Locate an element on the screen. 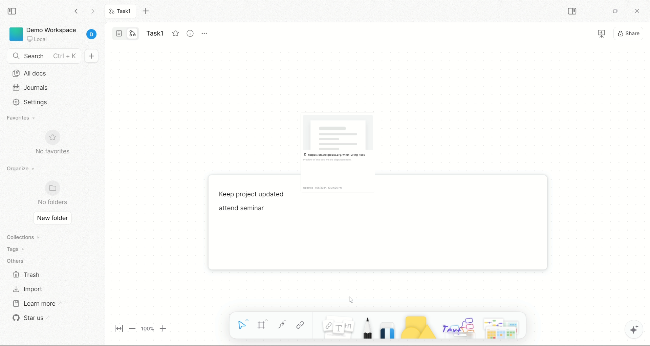 The height and width of the screenshot is (346, 650). favorites is located at coordinates (27, 118).